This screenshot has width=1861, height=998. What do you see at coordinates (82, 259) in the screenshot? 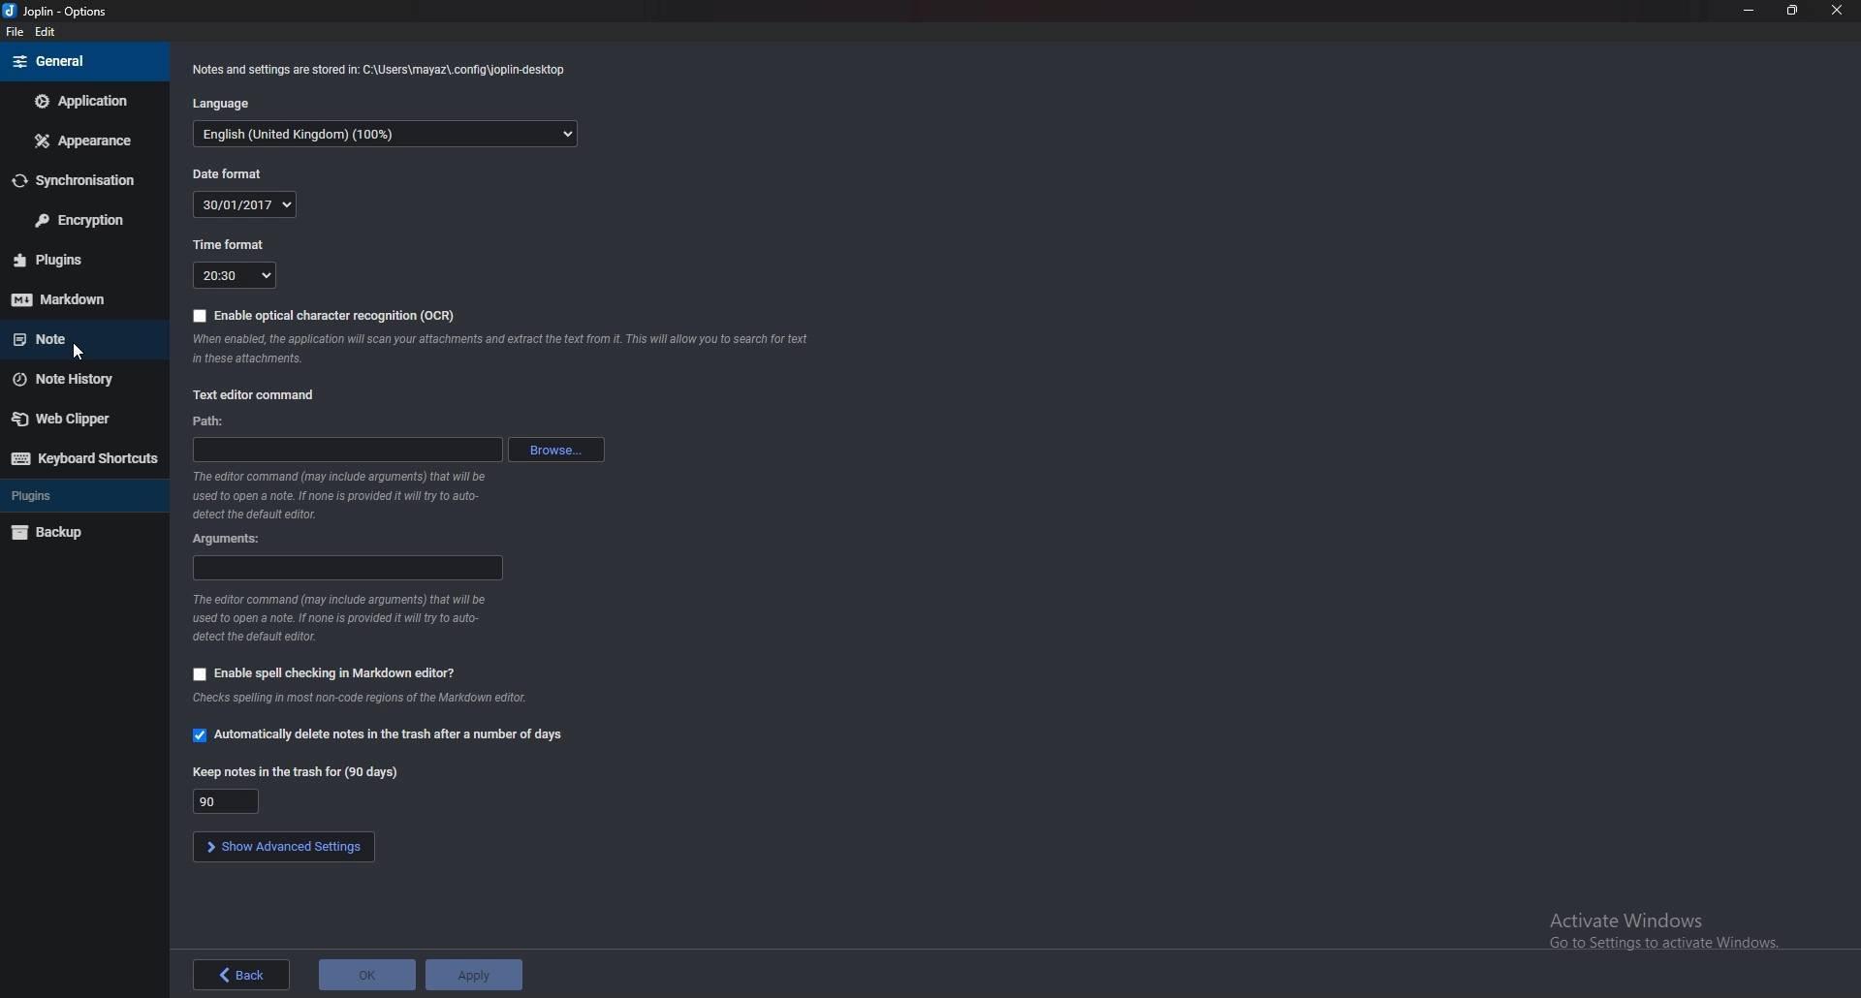
I see `plugins` at bounding box center [82, 259].